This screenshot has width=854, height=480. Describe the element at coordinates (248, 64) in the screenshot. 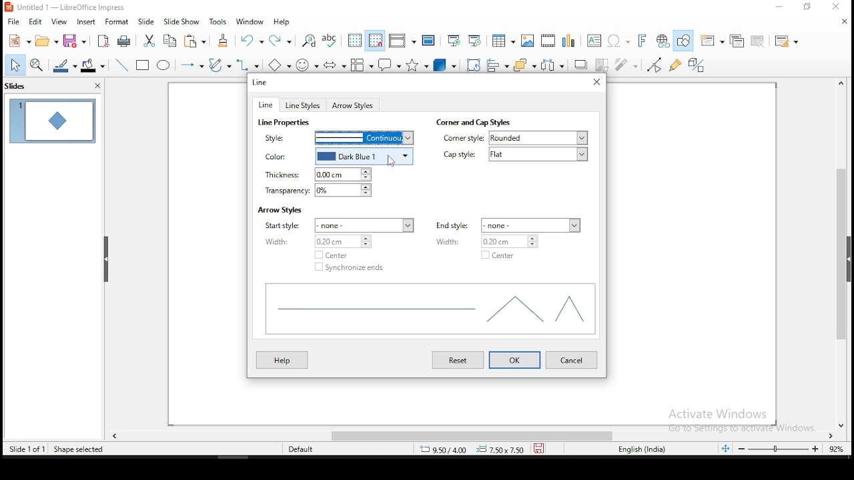

I see `connectors` at that location.